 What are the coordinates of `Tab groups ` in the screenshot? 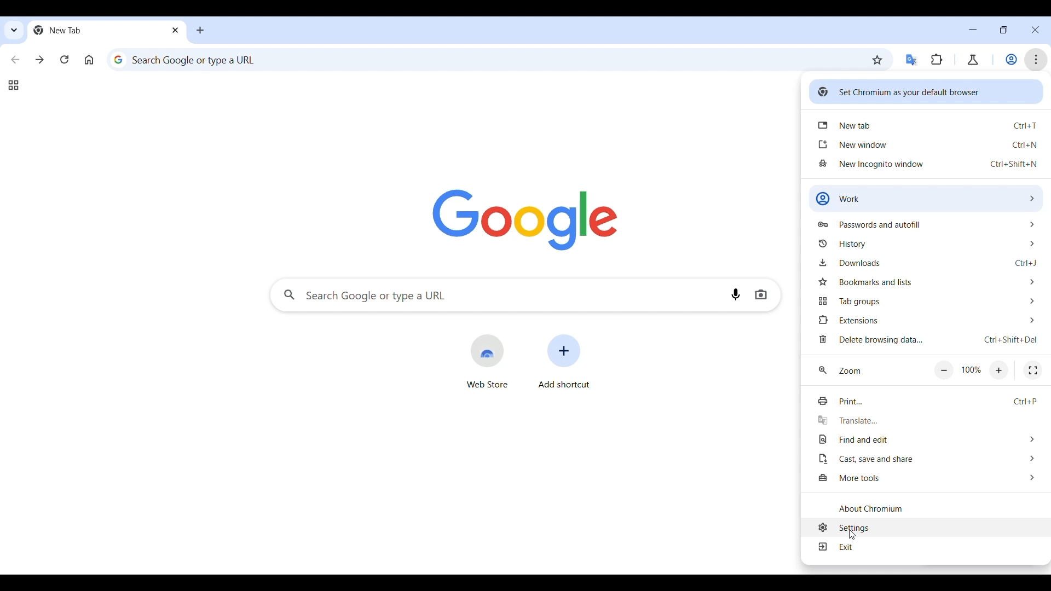 It's located at (14, 85).